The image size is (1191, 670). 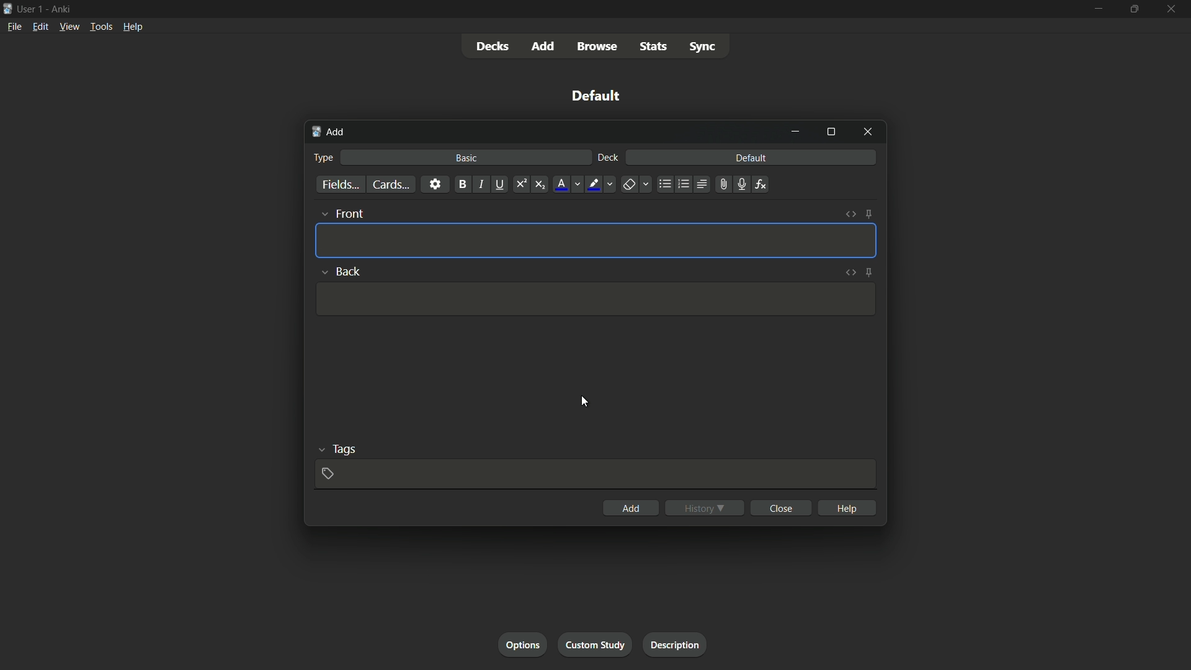 What do you see at coordinates (703, 47) in the screenshot?
I see `sync` at bounding box center [703, 47].